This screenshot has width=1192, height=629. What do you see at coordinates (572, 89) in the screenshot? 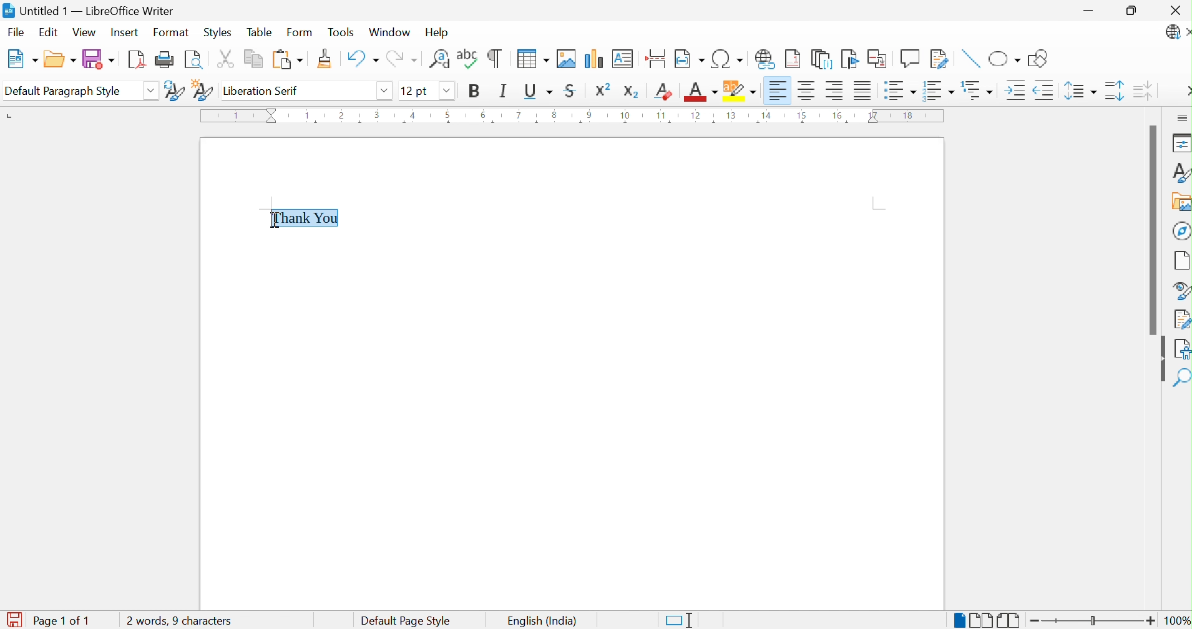
I see `Strikethrough` at bounding box center [572, 89].